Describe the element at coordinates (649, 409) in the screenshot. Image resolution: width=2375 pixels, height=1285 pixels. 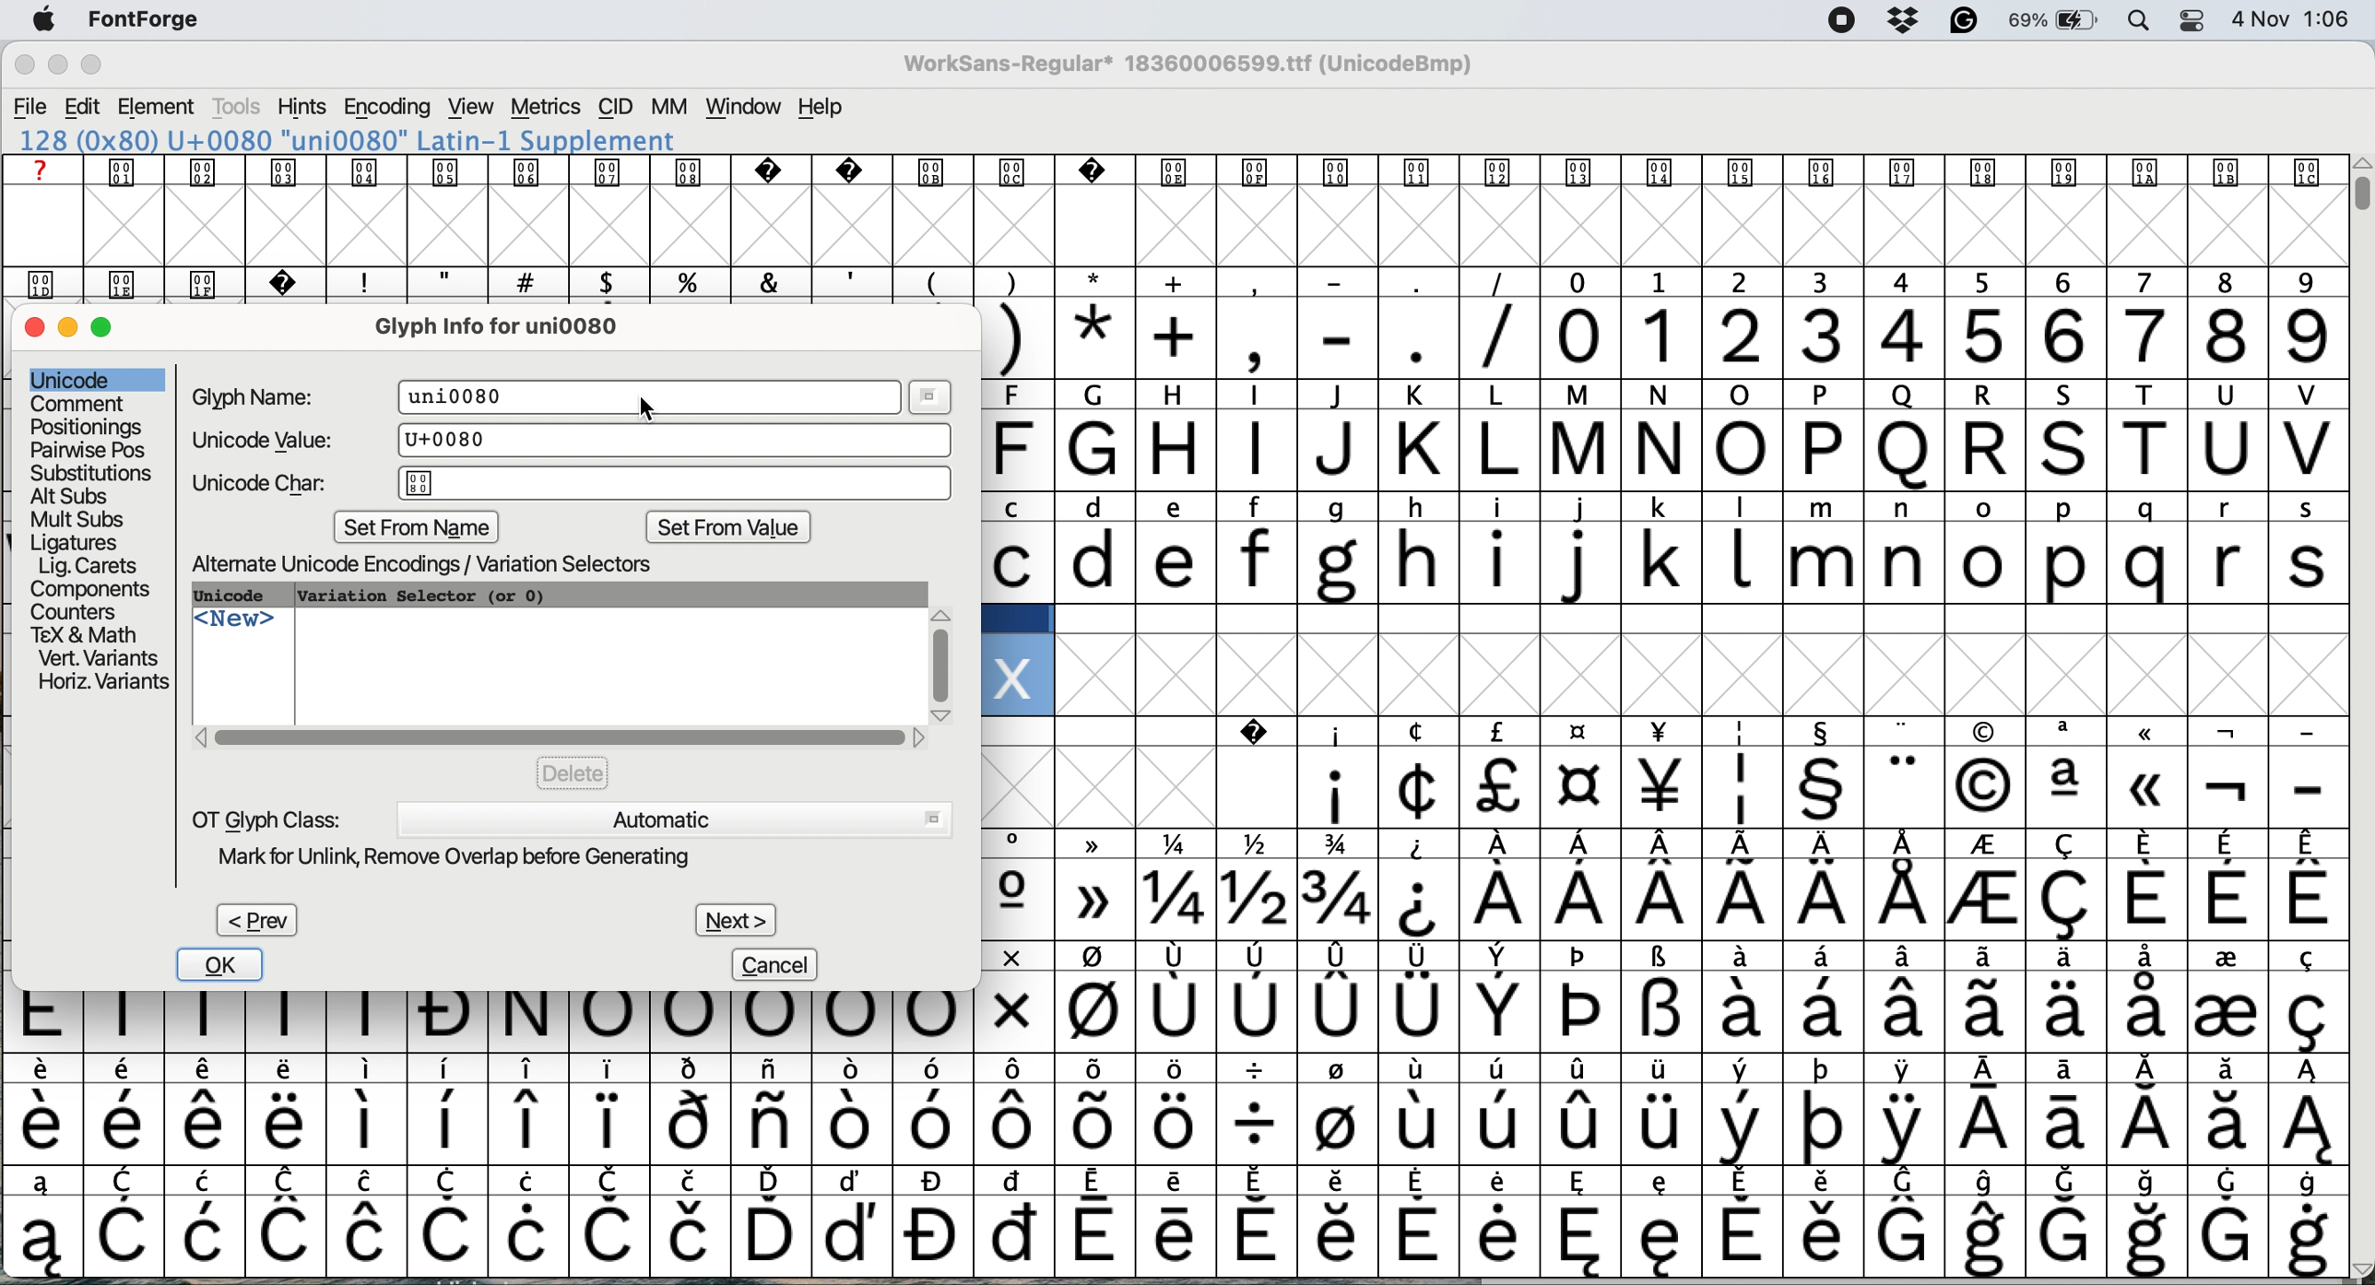
I see `cursor` at that location.